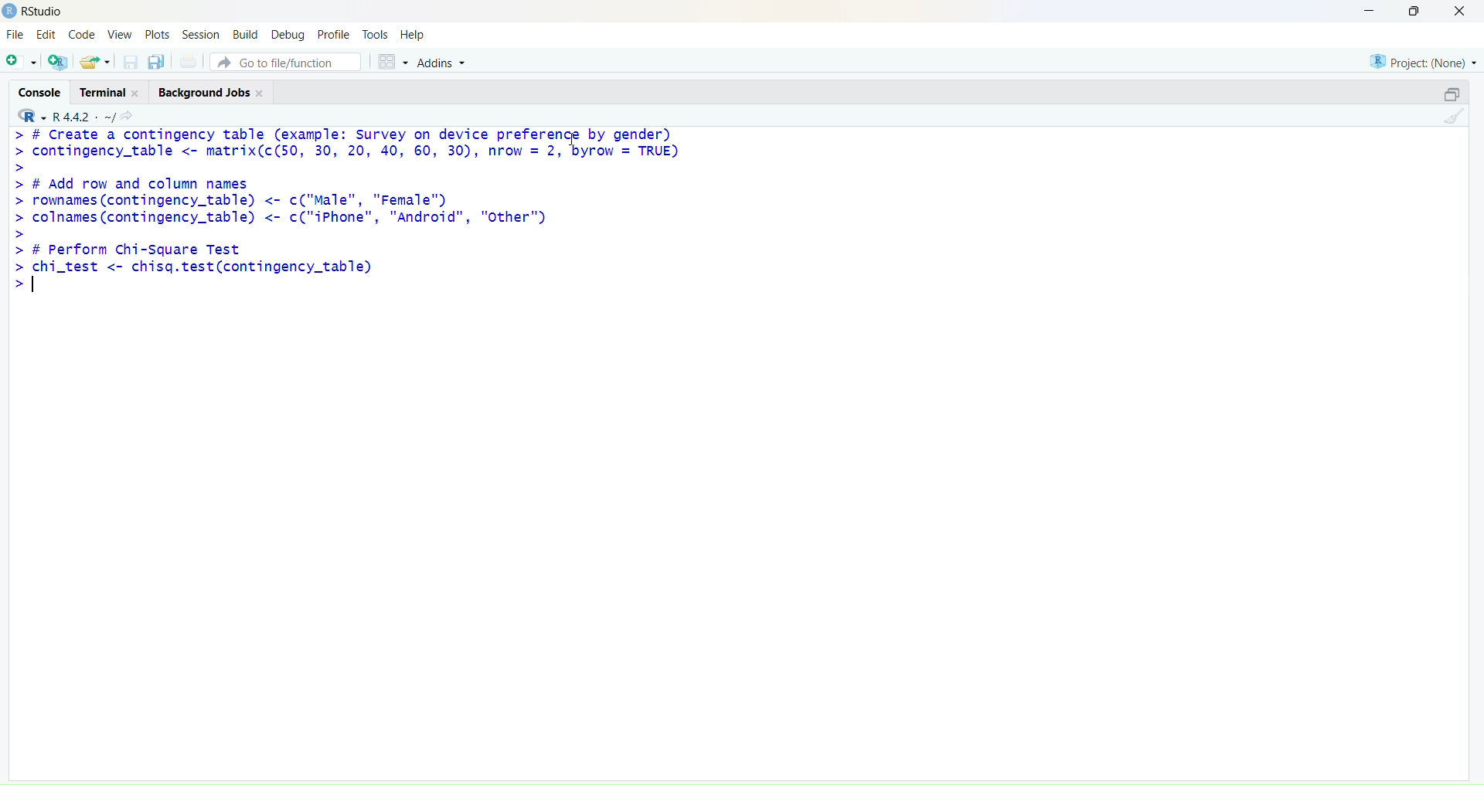 The width and height of the screenshot is (1484, 785). Describe the element at coordinates (131, 62) in the screenshot. I see `save` at that location.